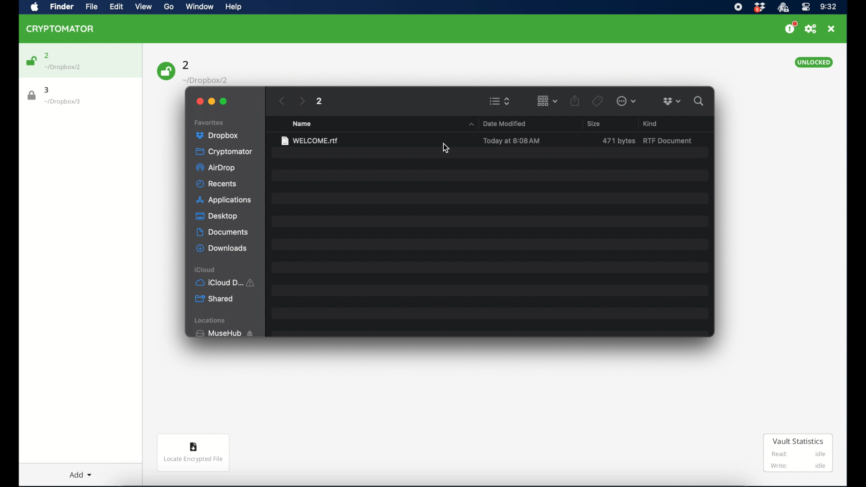 The height and width of the screenshot is (487, 866). What do you see at coordinates (166, 72) in the screenshot?
I see `unlock icon` at bounding box center [166, 72].